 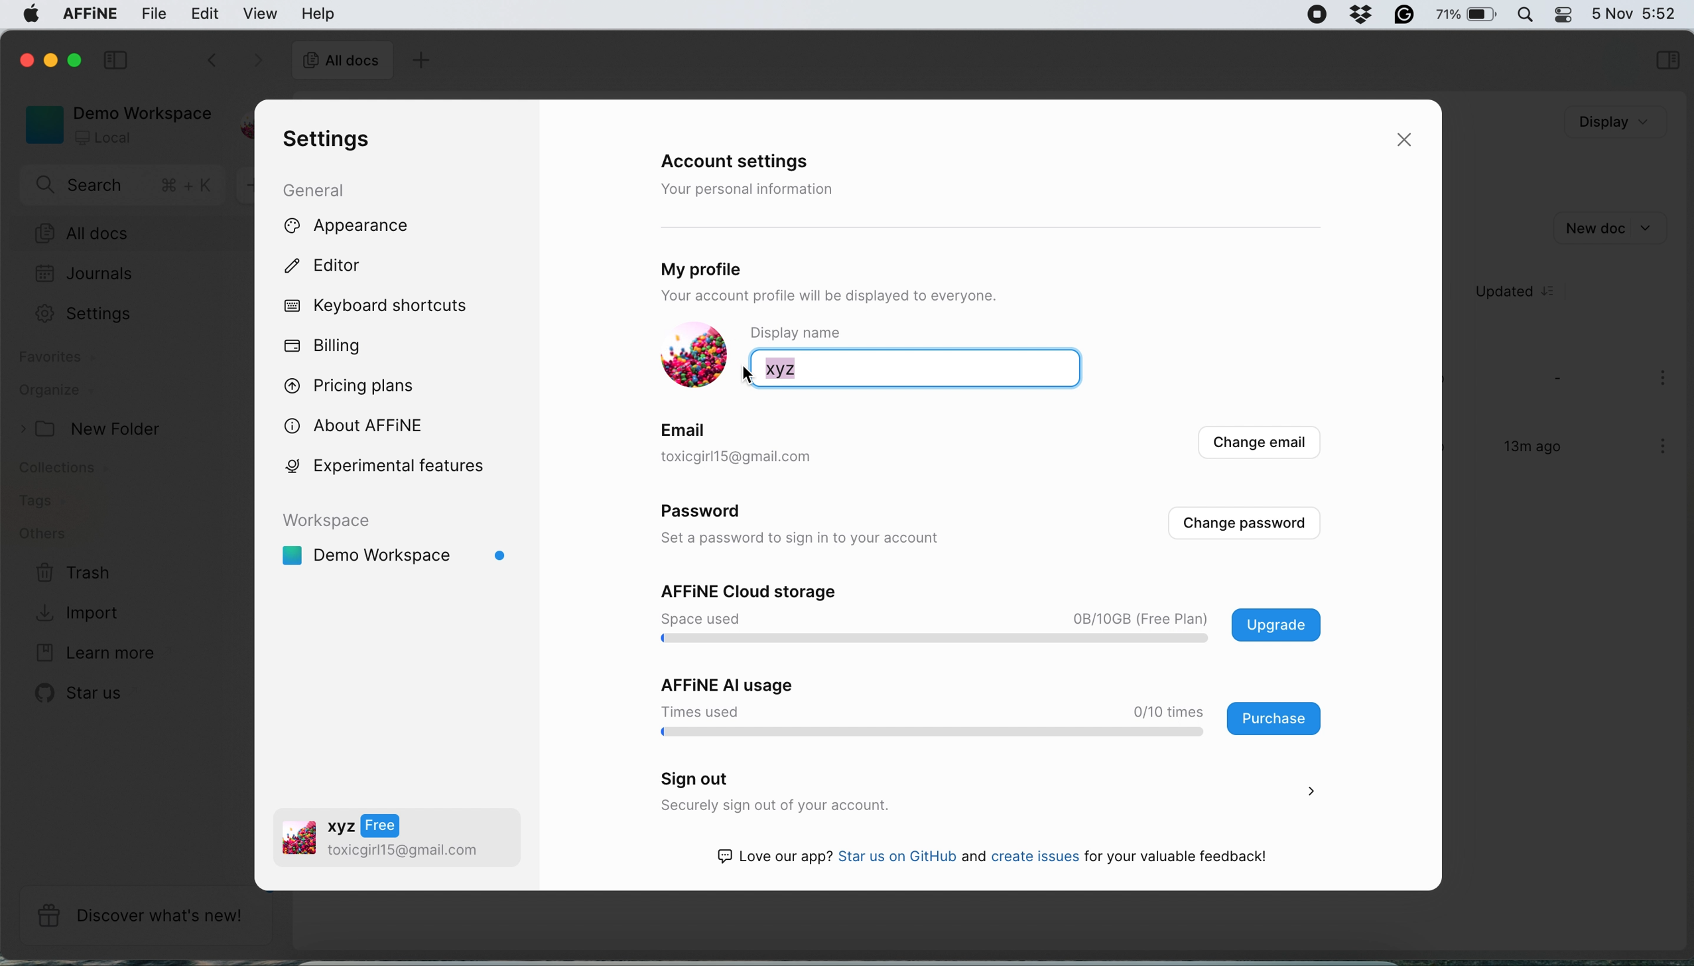 What do you see at coordinates (381, 840) in the screenshot?
I see `oa v2
toxicgirll5@gmail.com` at bounding box center [381, 840].